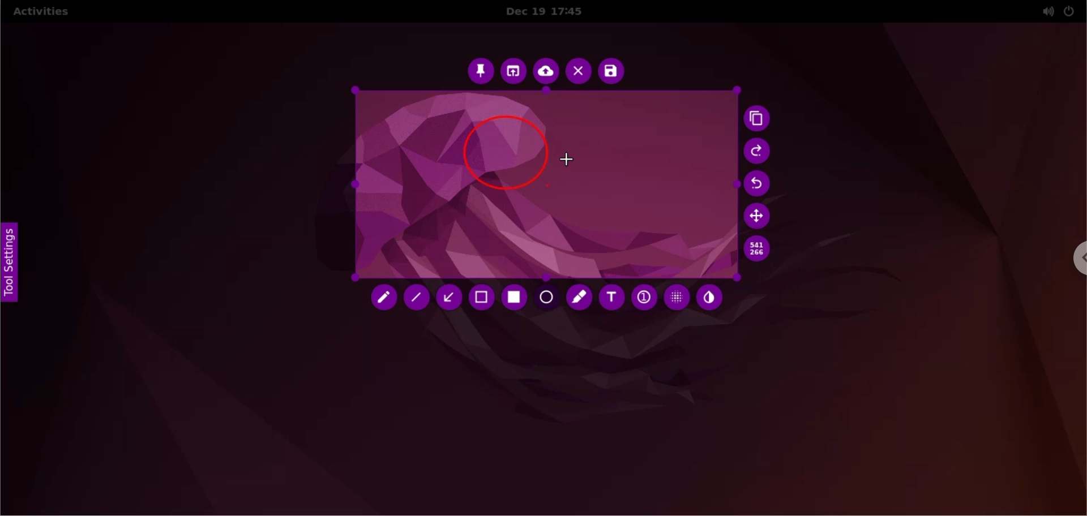  Describe the element at coordinates (16, 267) in the screenshot. I see `tool settings` at that location.